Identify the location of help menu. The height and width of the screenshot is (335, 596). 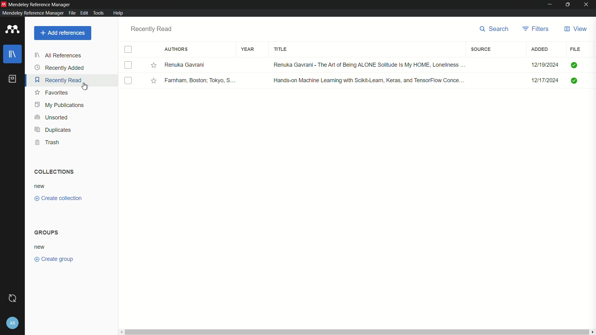
(119, 13).